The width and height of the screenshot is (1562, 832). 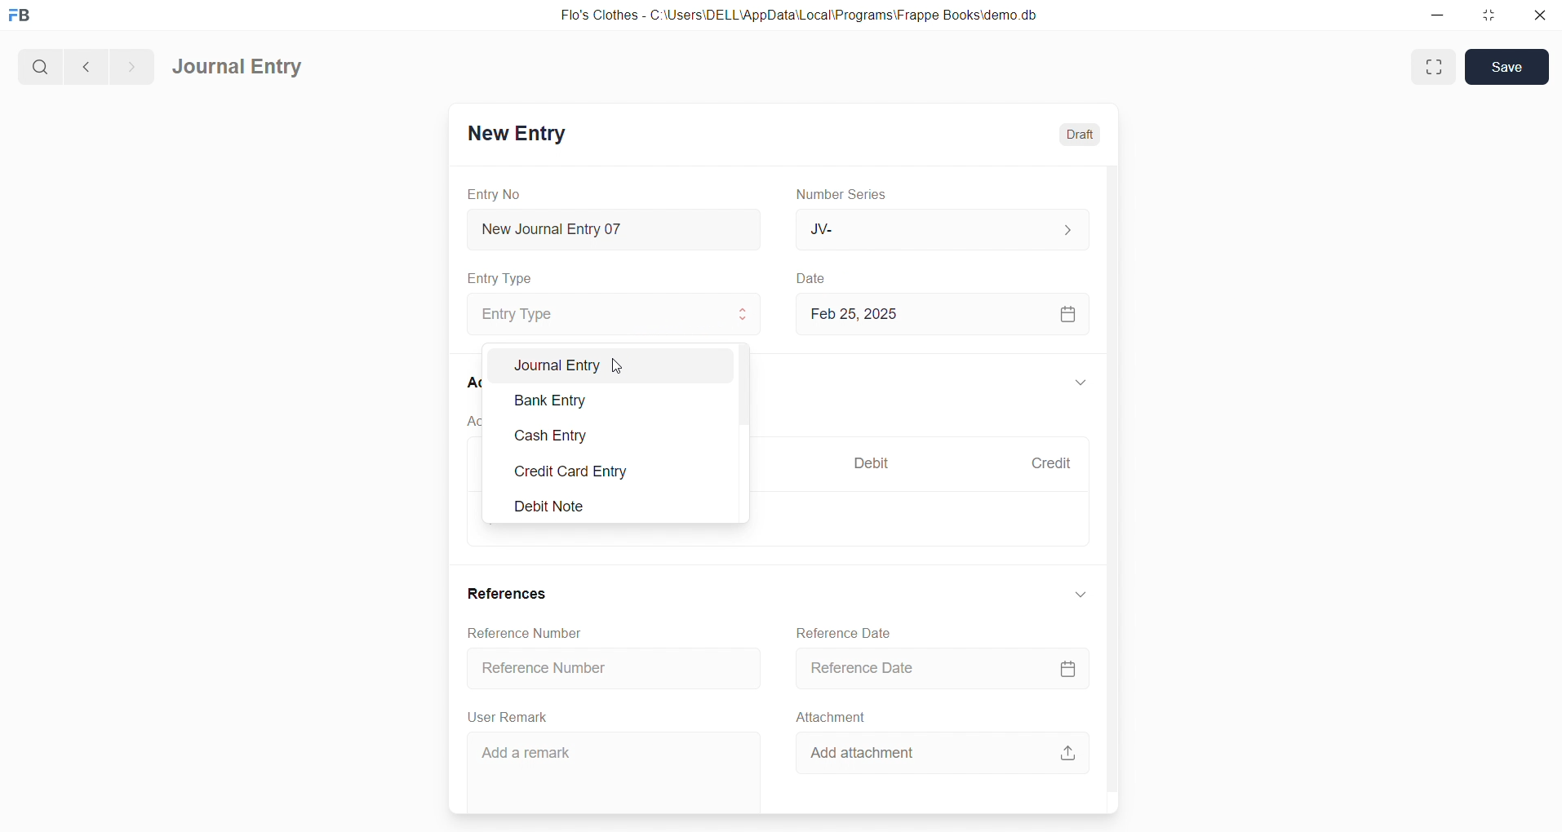 What do you see at coordinates (845, 631) in the screenshot?
I see `Reference Date` at bounding box center [845, 631].